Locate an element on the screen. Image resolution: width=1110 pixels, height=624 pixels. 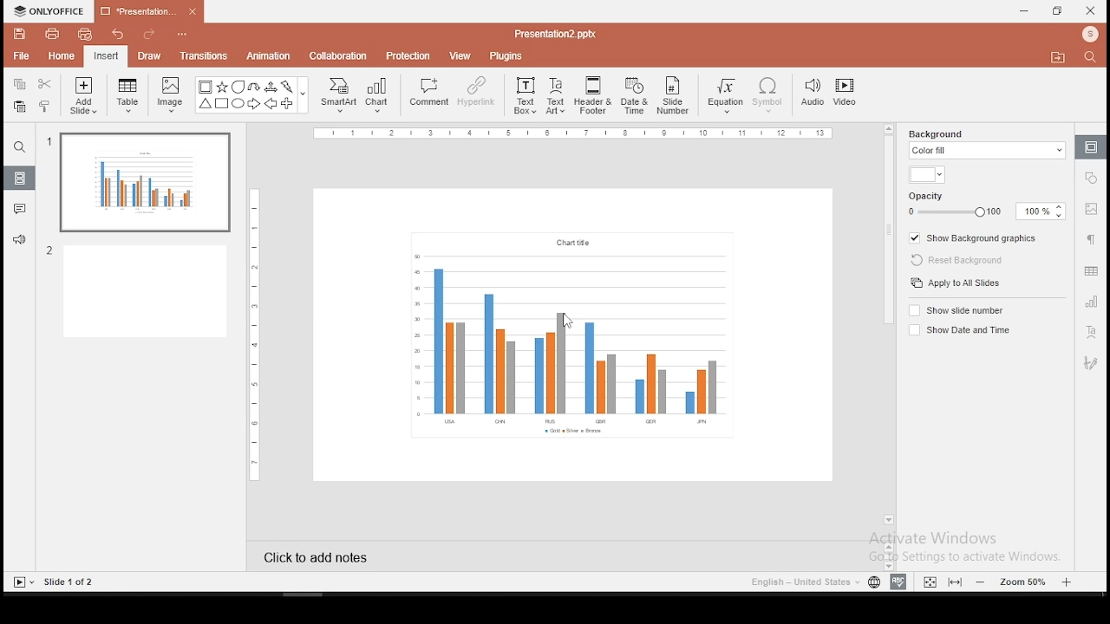
plugins is located at coordinates (505, 55).